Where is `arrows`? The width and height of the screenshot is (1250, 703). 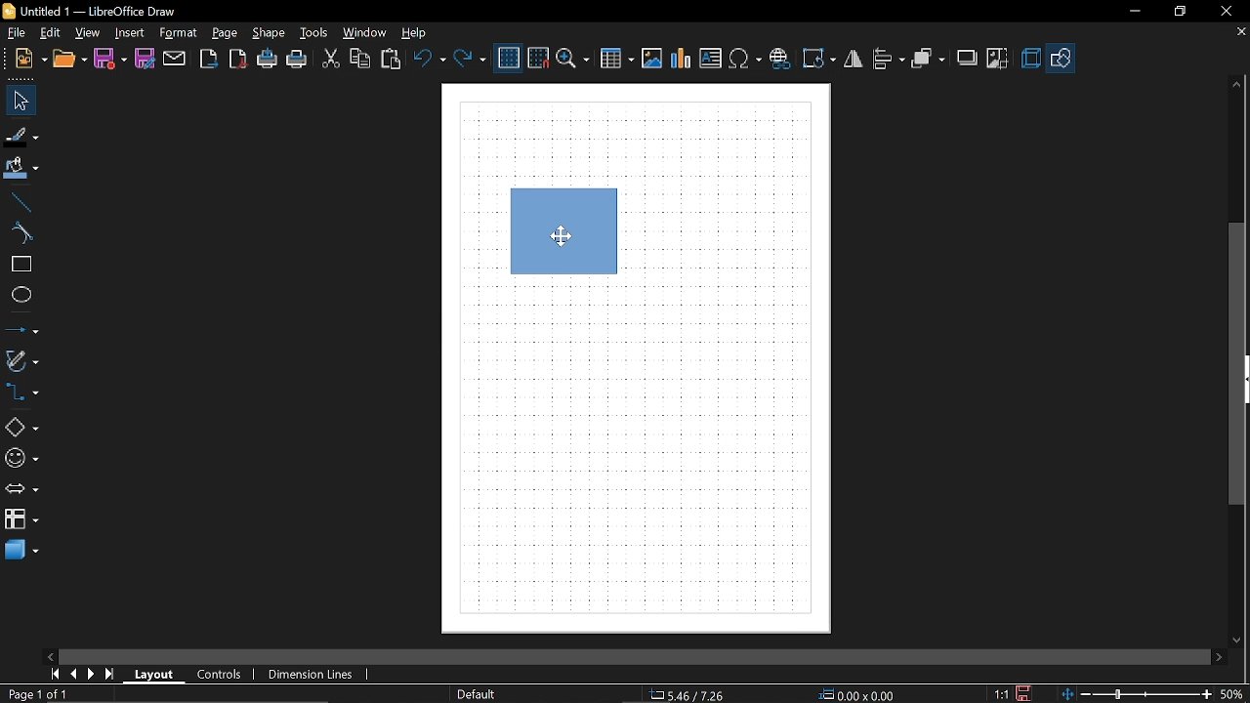 arrows is located at coordinates (21, 489).